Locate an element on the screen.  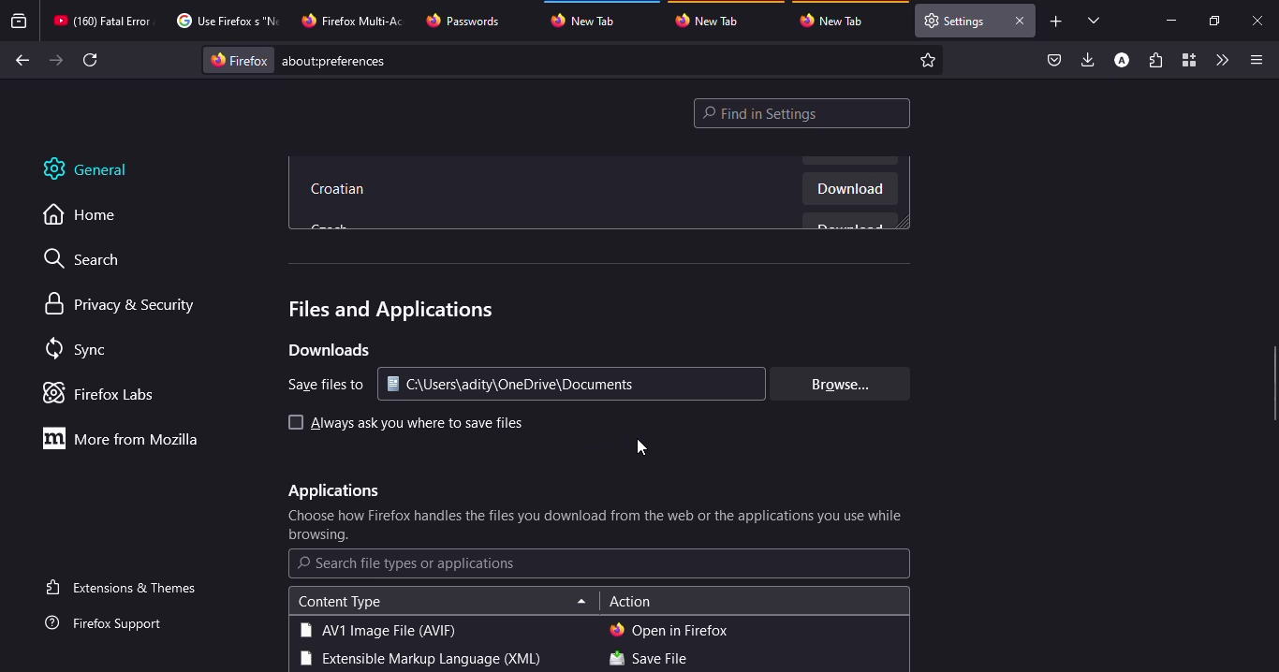
refresh is located at coordinates (92, 60).